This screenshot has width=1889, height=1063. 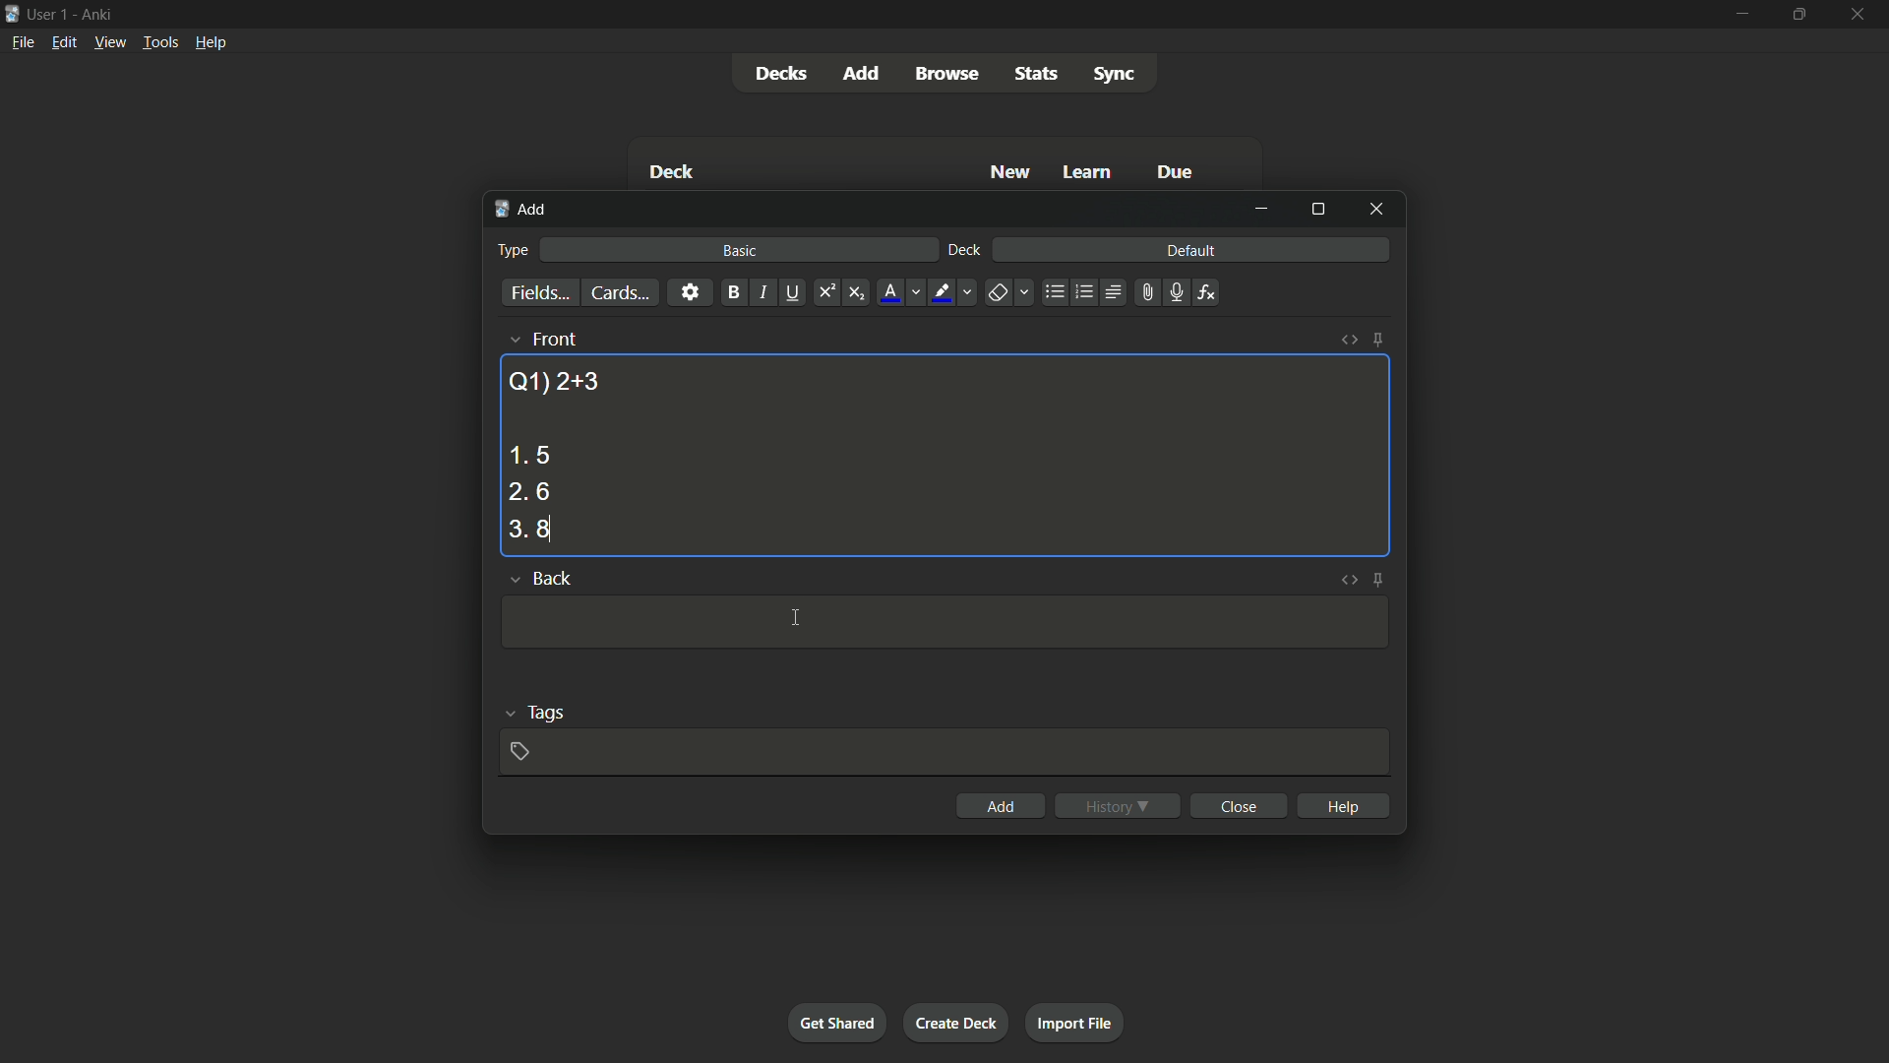 I want to click on subscript, so click(x=856, y=293).